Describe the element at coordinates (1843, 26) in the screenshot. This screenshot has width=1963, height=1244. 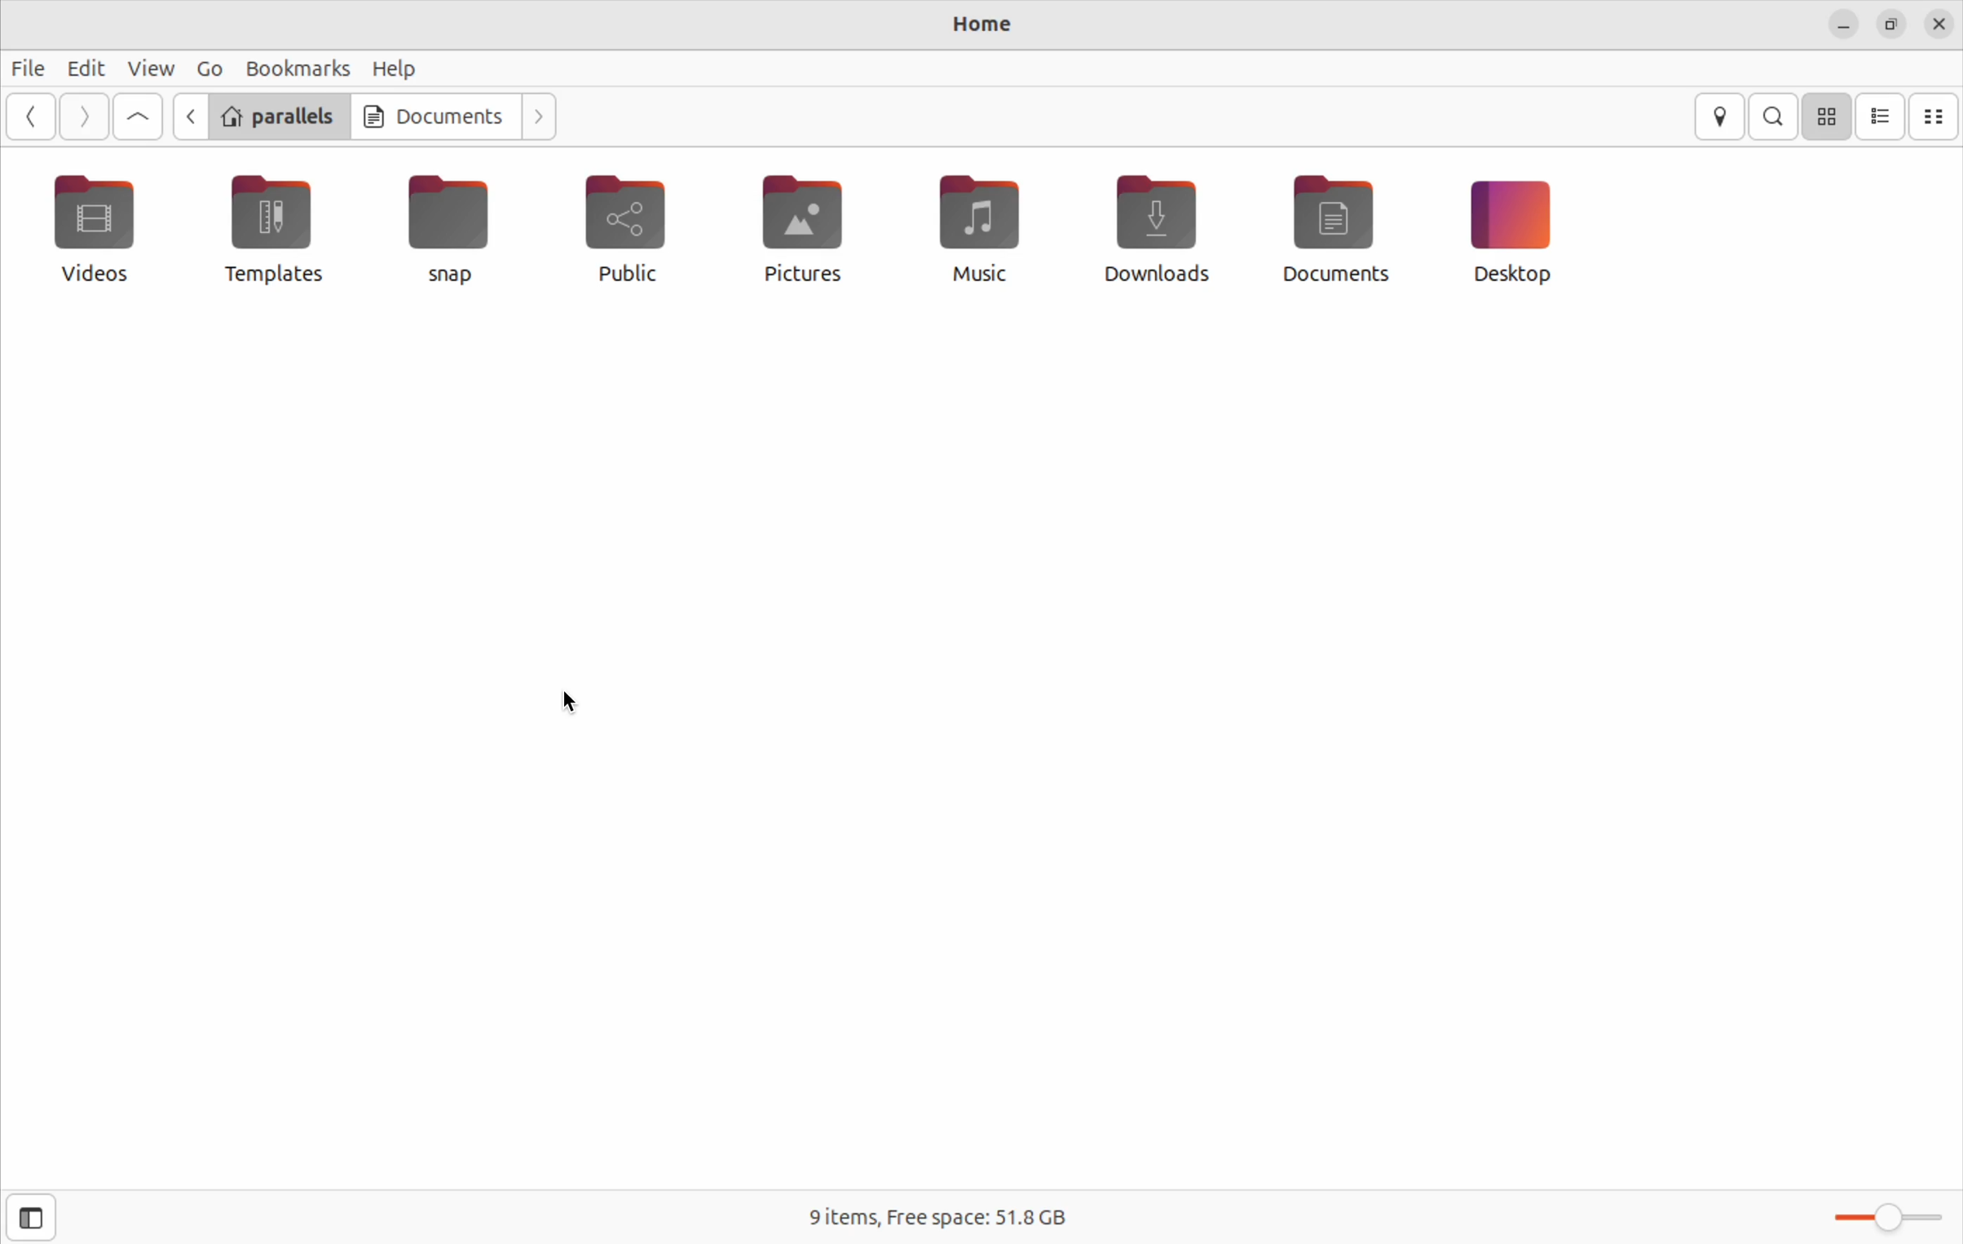
I see `minimize` at that location.